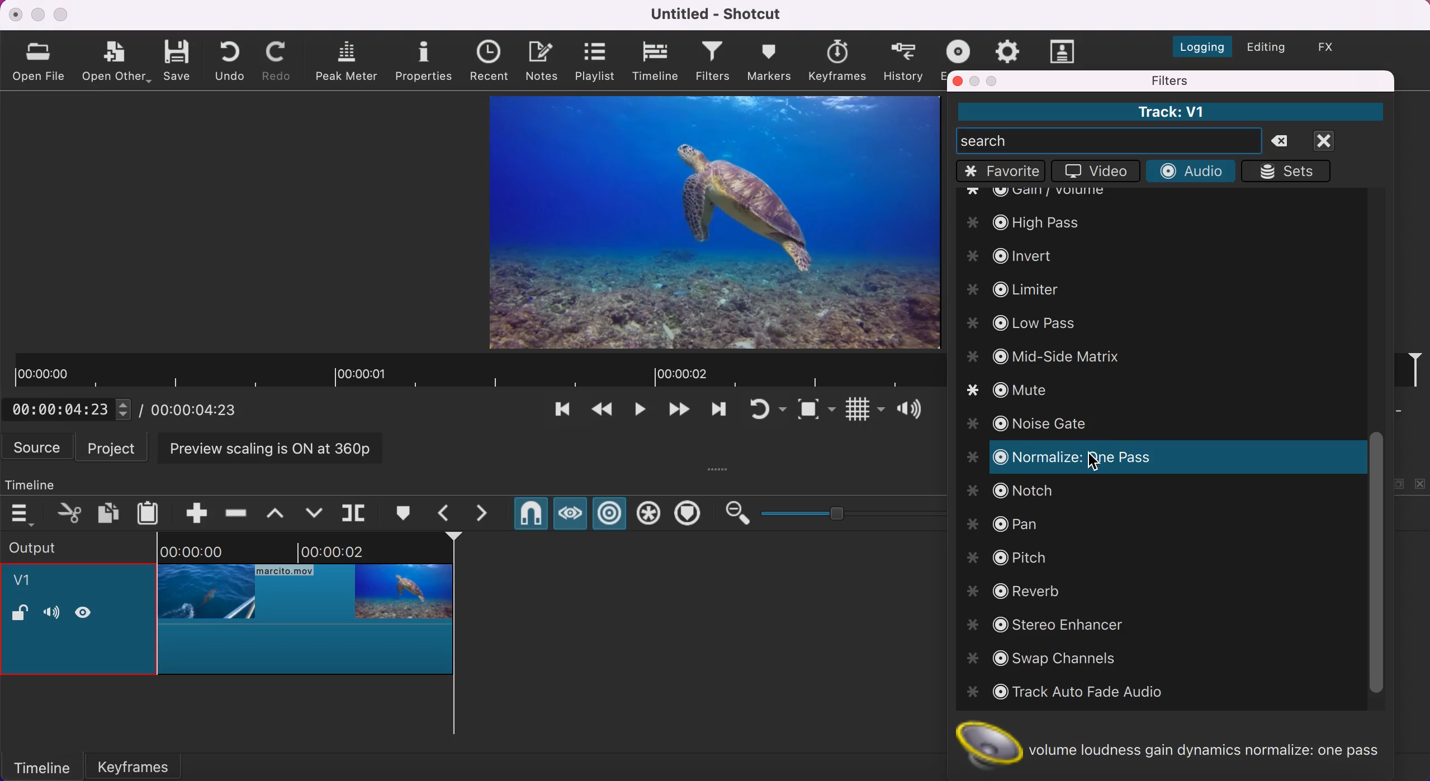 The width and height of the screenshot is (1430, 781). Describe the element at coordinates (1007, 520) in the screenshot. I see `pan` at that location.